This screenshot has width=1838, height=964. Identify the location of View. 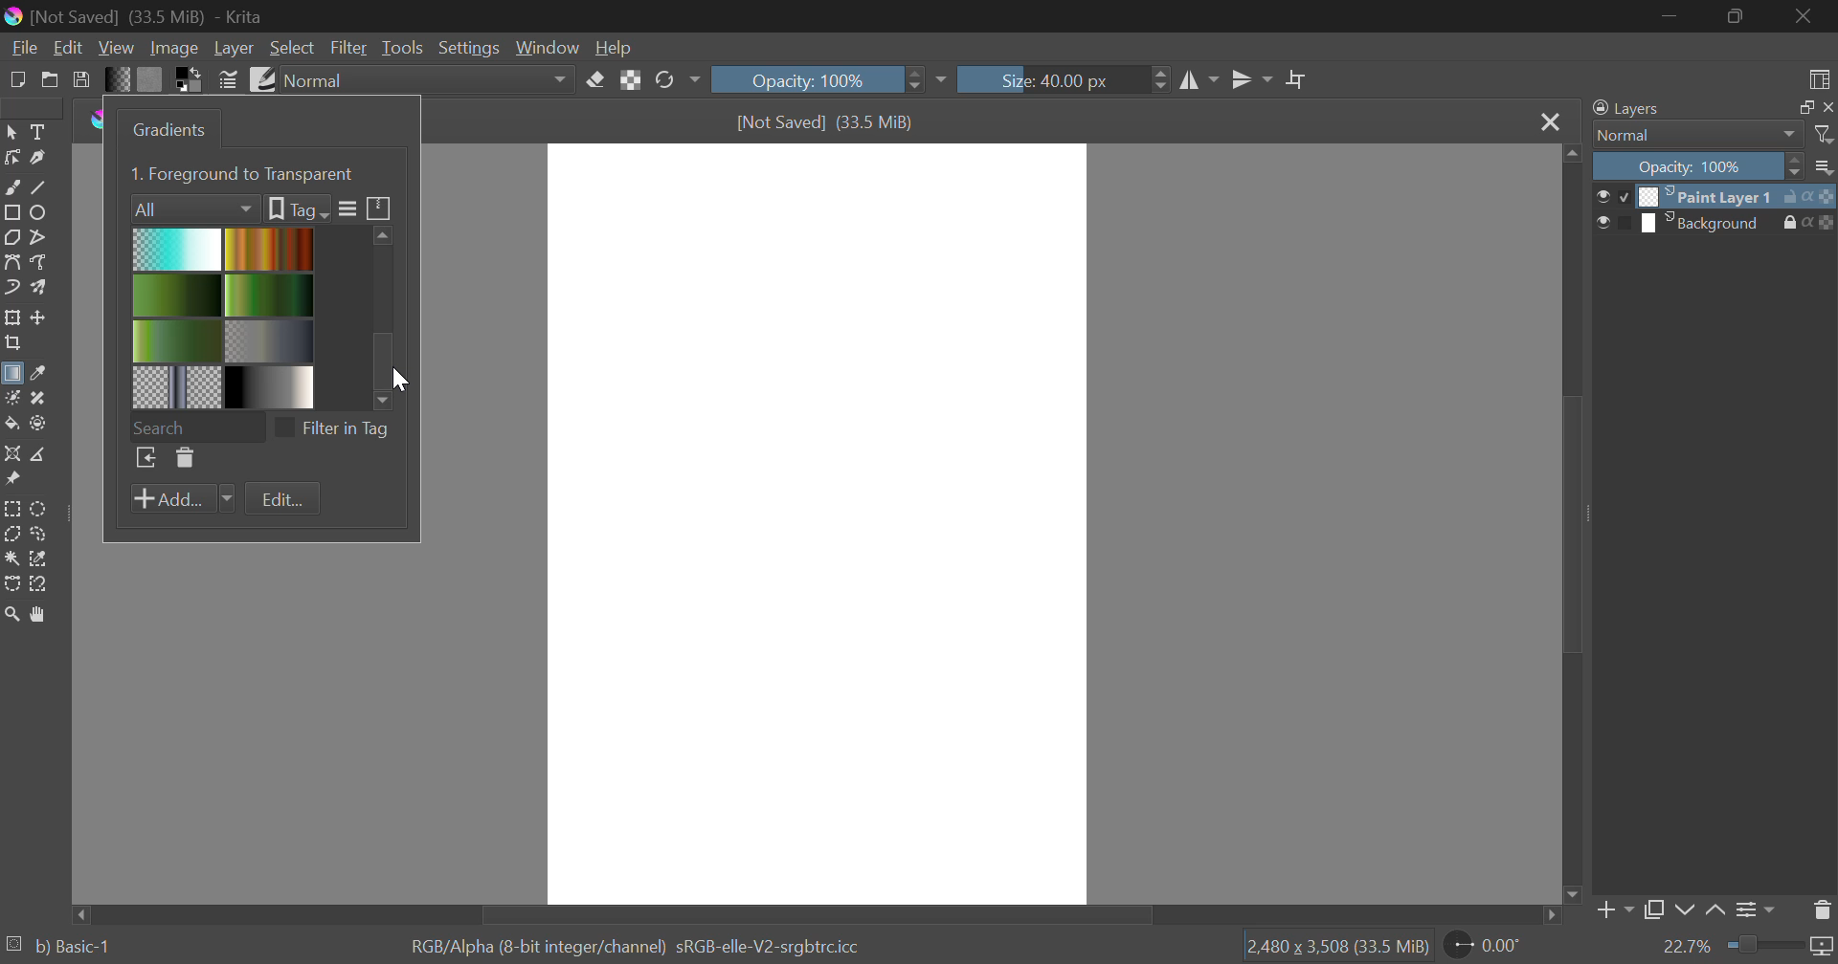
(117, 48).